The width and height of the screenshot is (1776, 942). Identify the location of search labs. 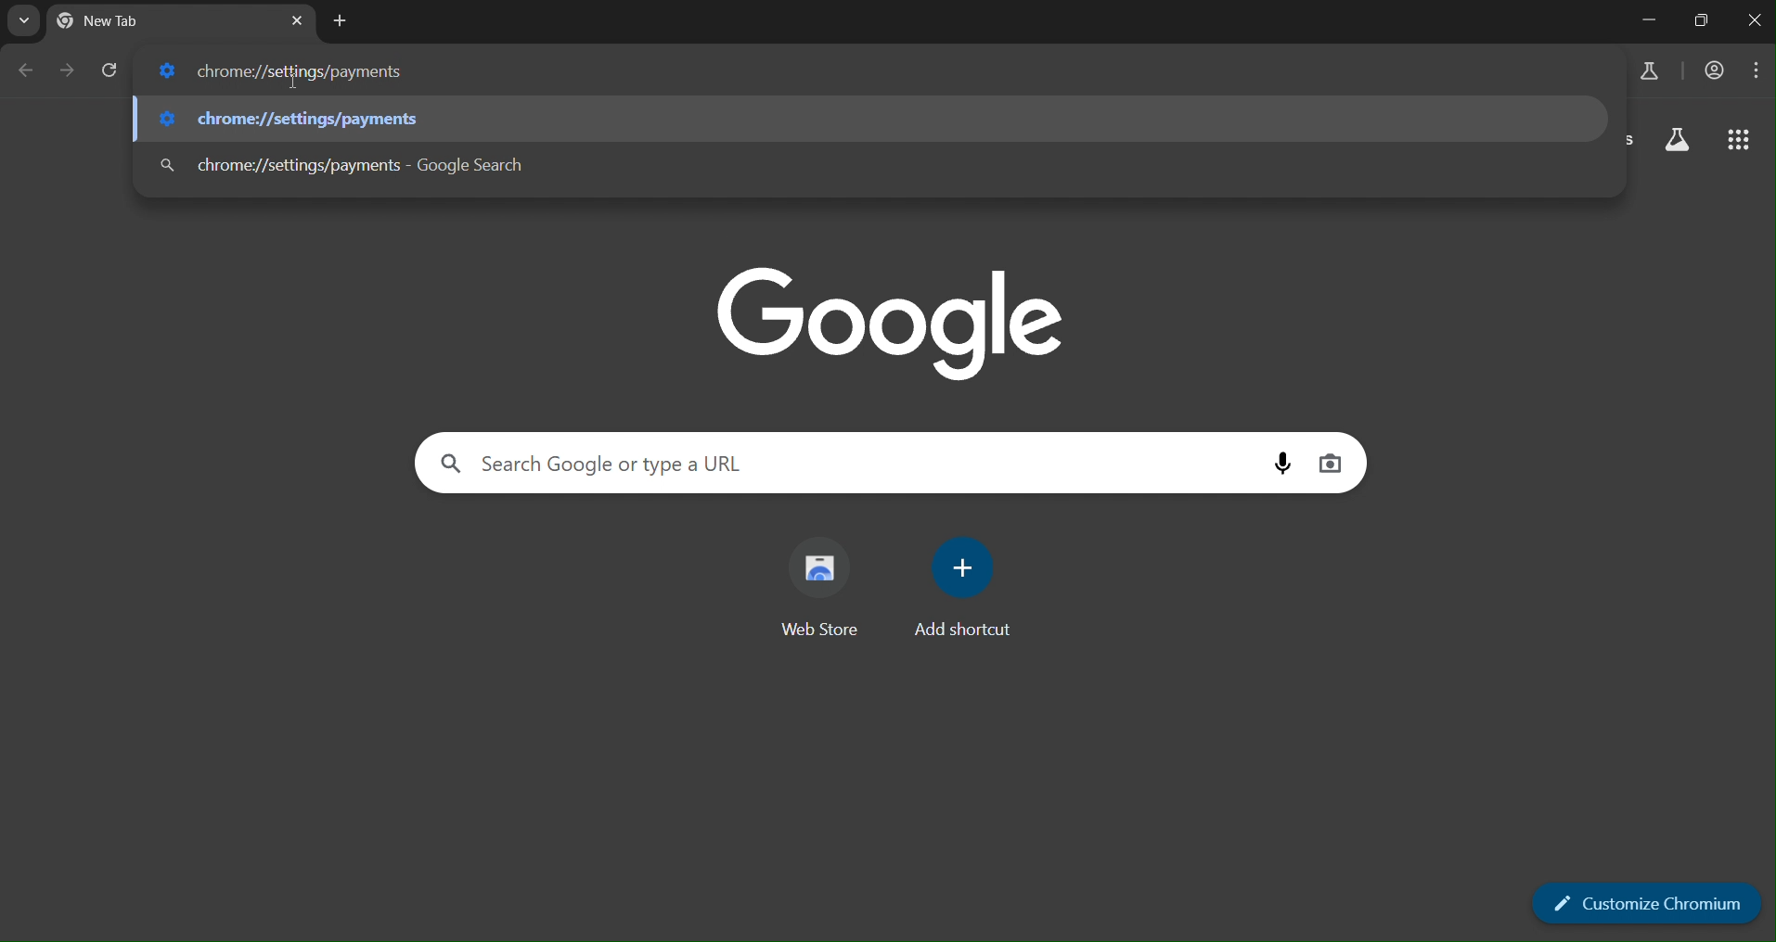
(1652, 74).